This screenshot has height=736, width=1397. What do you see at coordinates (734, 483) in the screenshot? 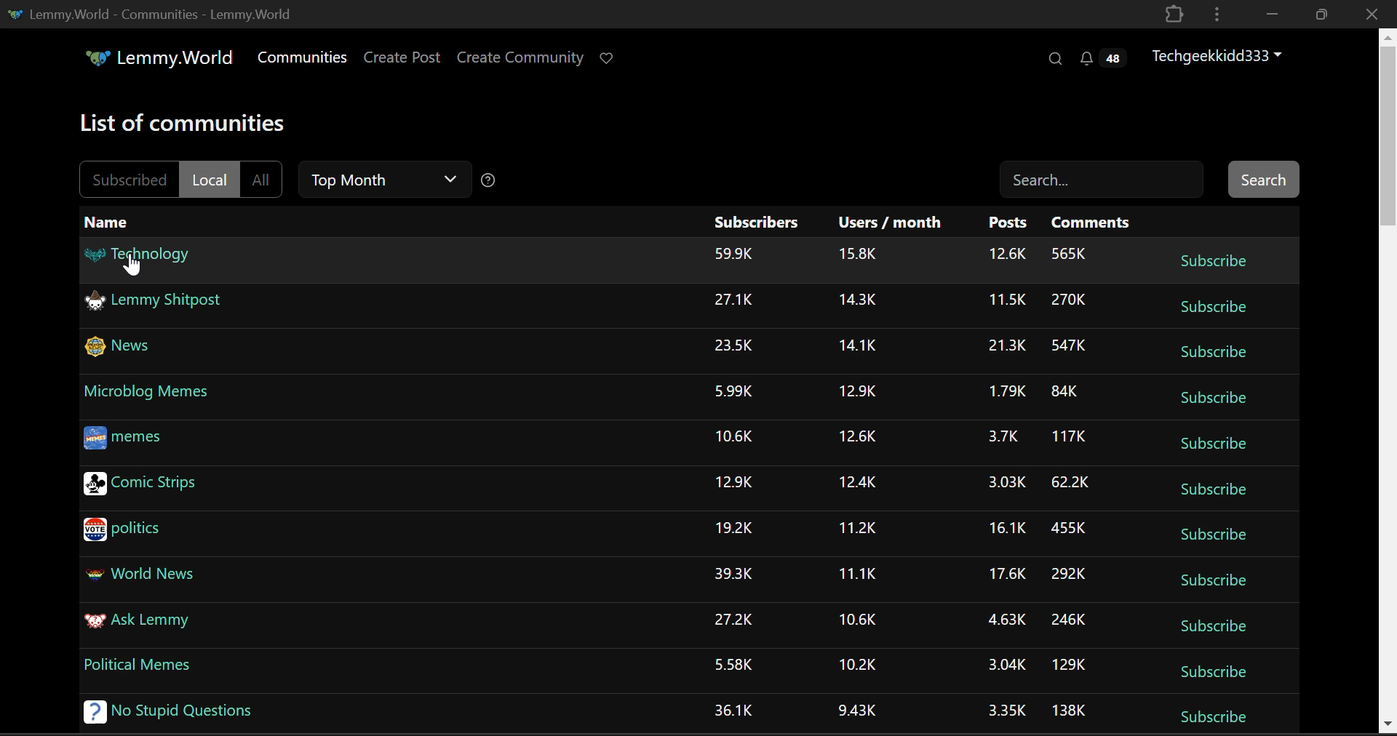
I see `Amount` at bounding box center [734, 483].